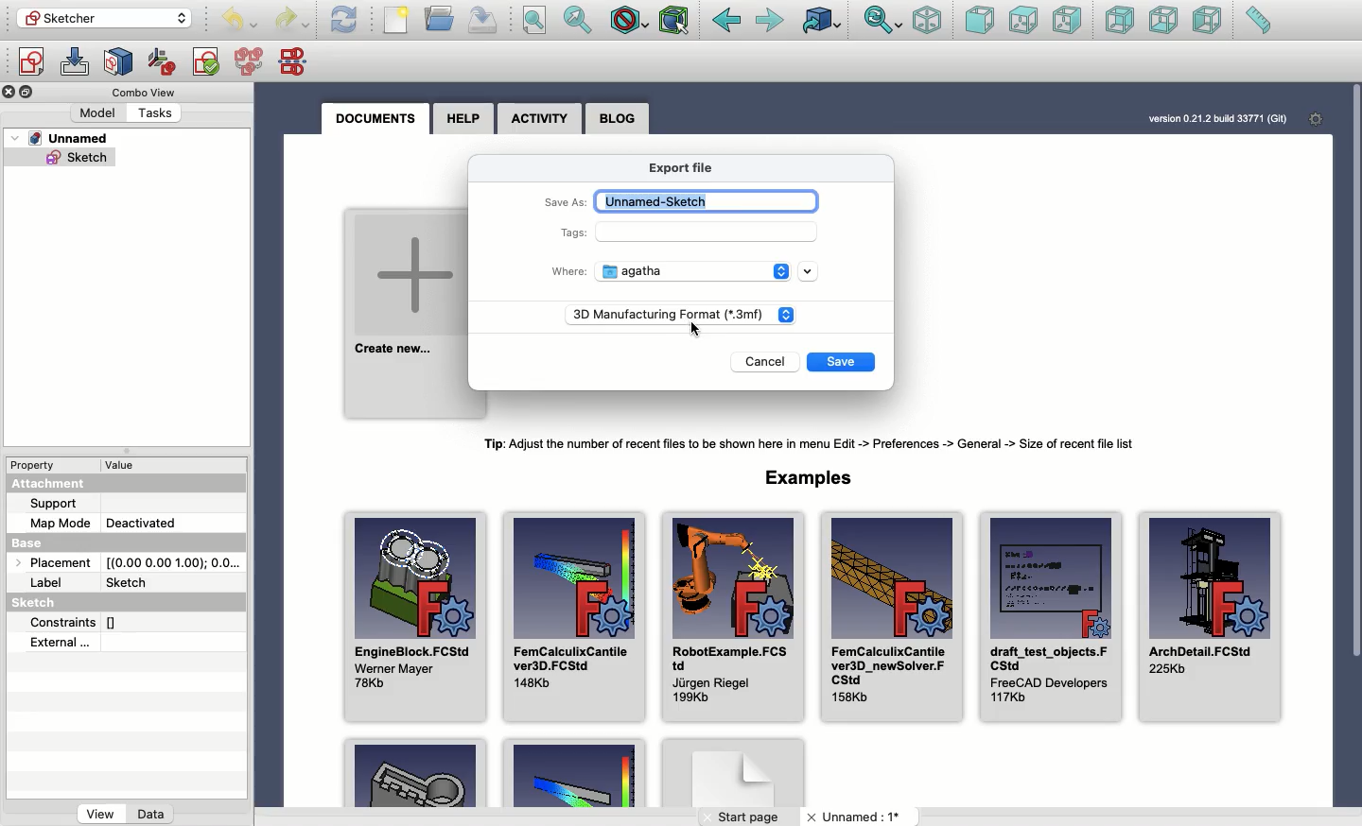 This screenshot has width=1362, height=826. What do you see at coordinates (293, 20) in the screenshot?
I see `Undo` at bounding box center [293, 20].